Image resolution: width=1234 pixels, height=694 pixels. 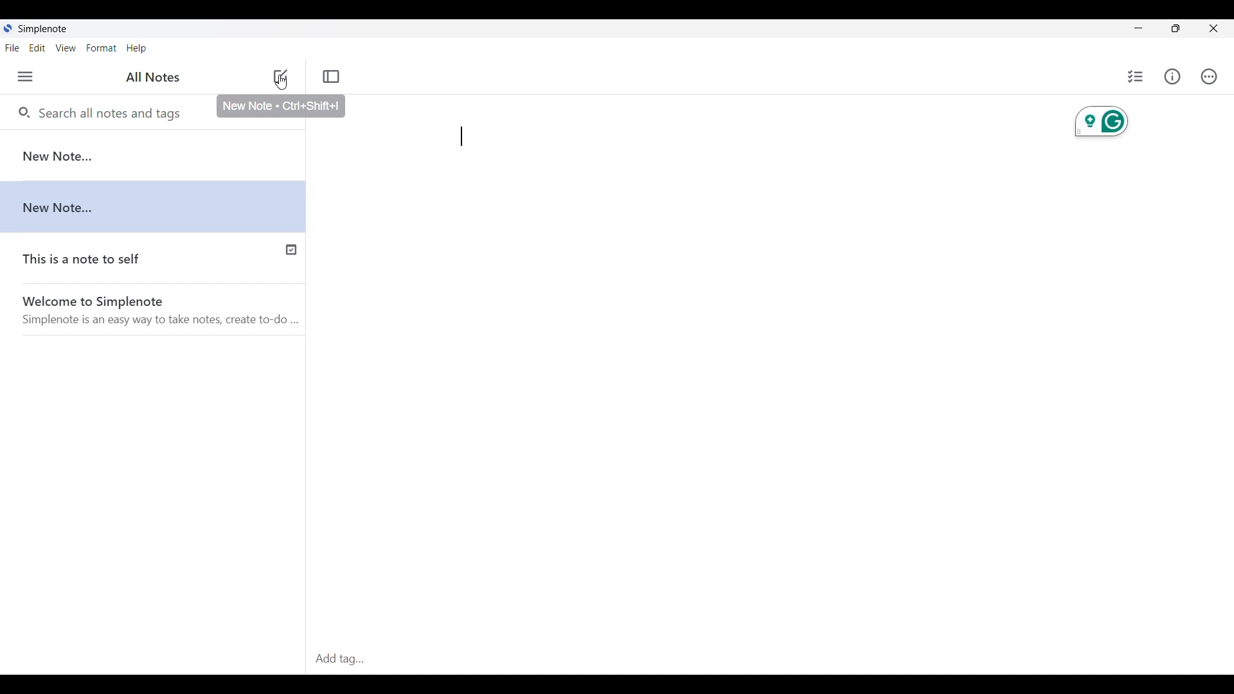 What do you see at coordinates (109, 112) in the screenshot?
I see `Search all notes and tags` at bounding box center [109, 112].